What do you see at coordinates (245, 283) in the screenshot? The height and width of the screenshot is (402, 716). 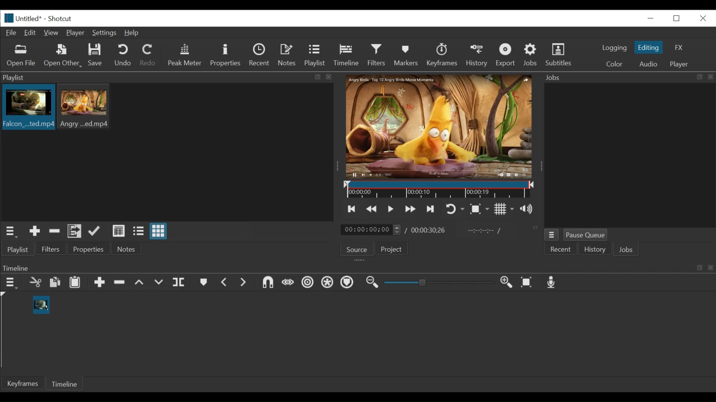 I see `next marker` at bounding box center [245, 283].